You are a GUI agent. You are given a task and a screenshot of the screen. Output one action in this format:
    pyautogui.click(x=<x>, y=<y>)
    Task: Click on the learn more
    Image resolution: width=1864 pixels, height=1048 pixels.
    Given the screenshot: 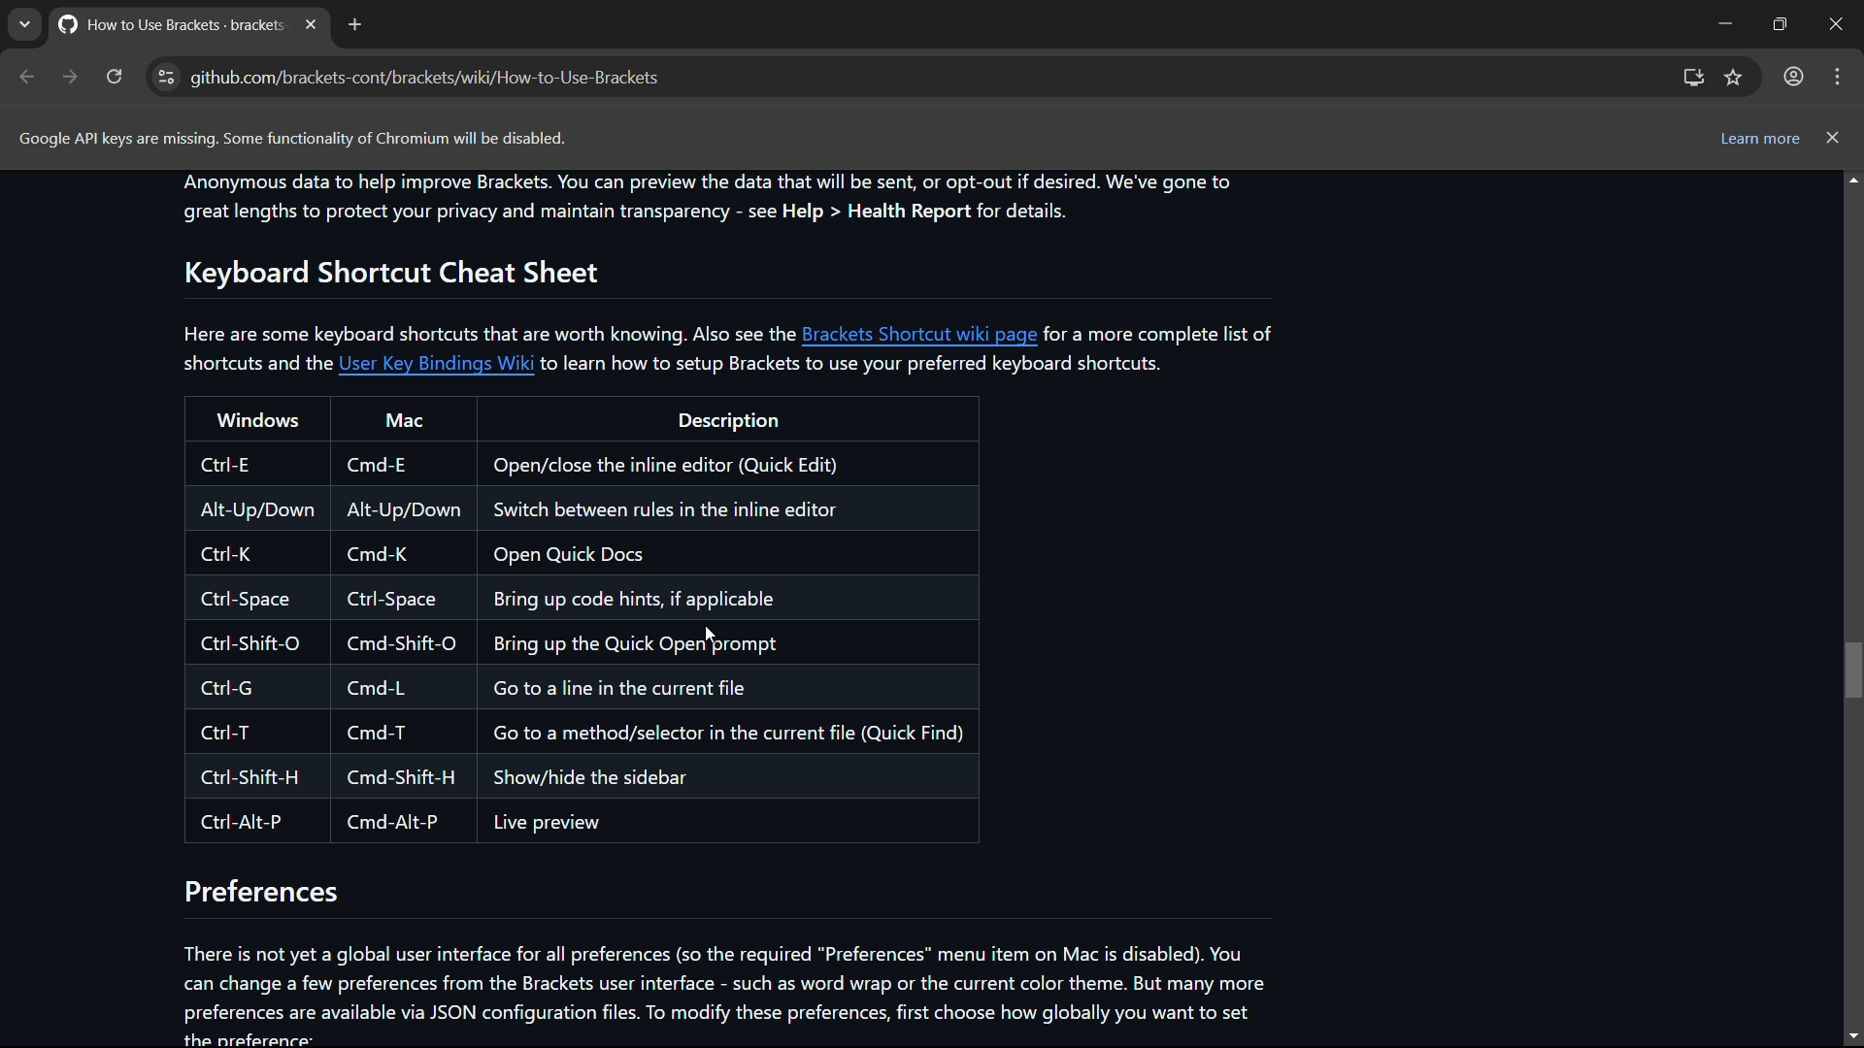 What is the action you would take?
    pyautogui.click(x=1758, y=141)
    